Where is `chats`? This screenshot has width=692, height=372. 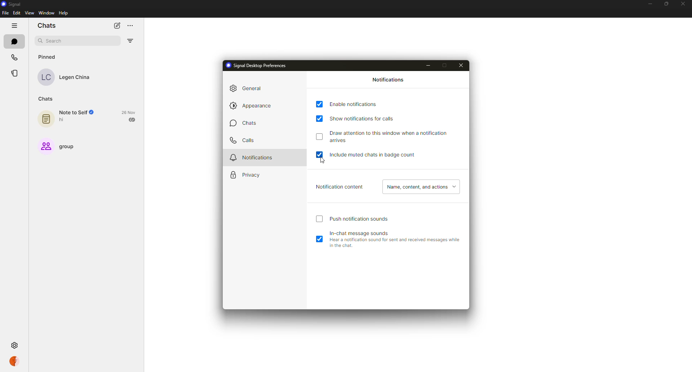 chats is located at coordinates (47, 26).